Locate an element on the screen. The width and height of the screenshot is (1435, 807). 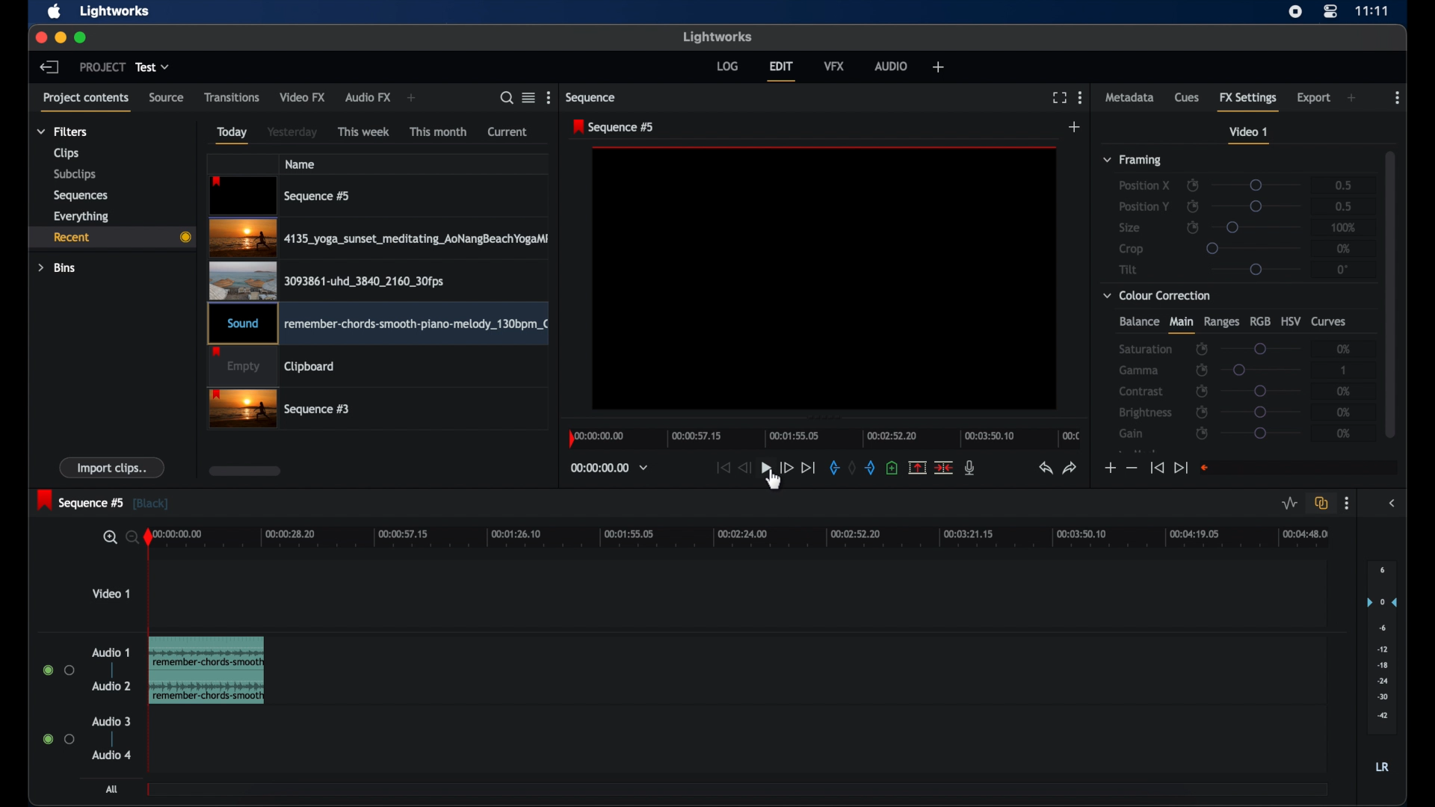
0.5 is located at coordinates (1344, 206).